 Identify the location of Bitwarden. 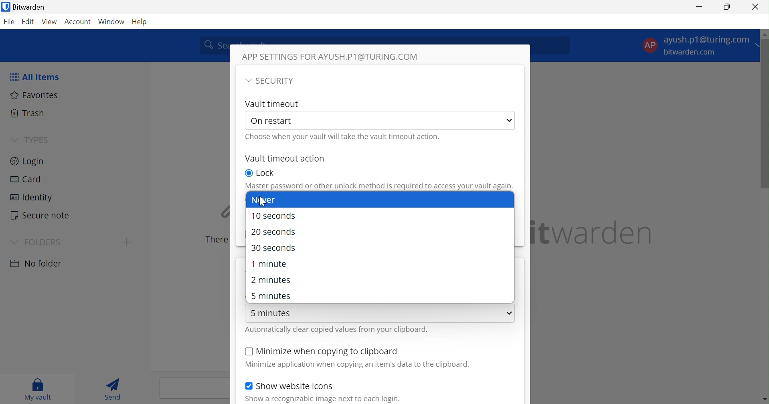
(26, 7).